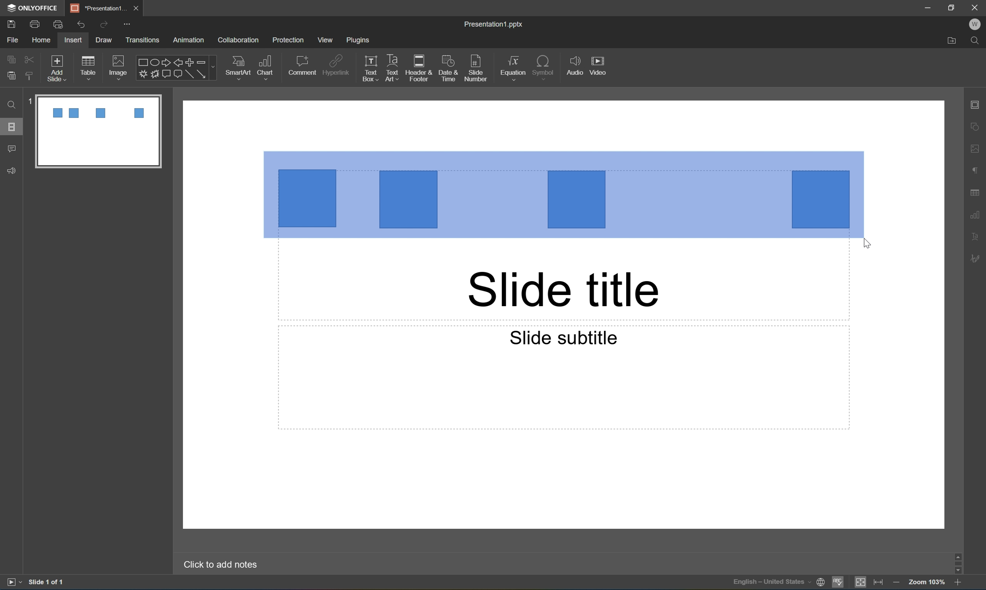 The image size is (986, 590). What do you see at coordinates (33, 7) in the screenshot?
I see `ONLYOFFICE` at bounding box center [33, 7].